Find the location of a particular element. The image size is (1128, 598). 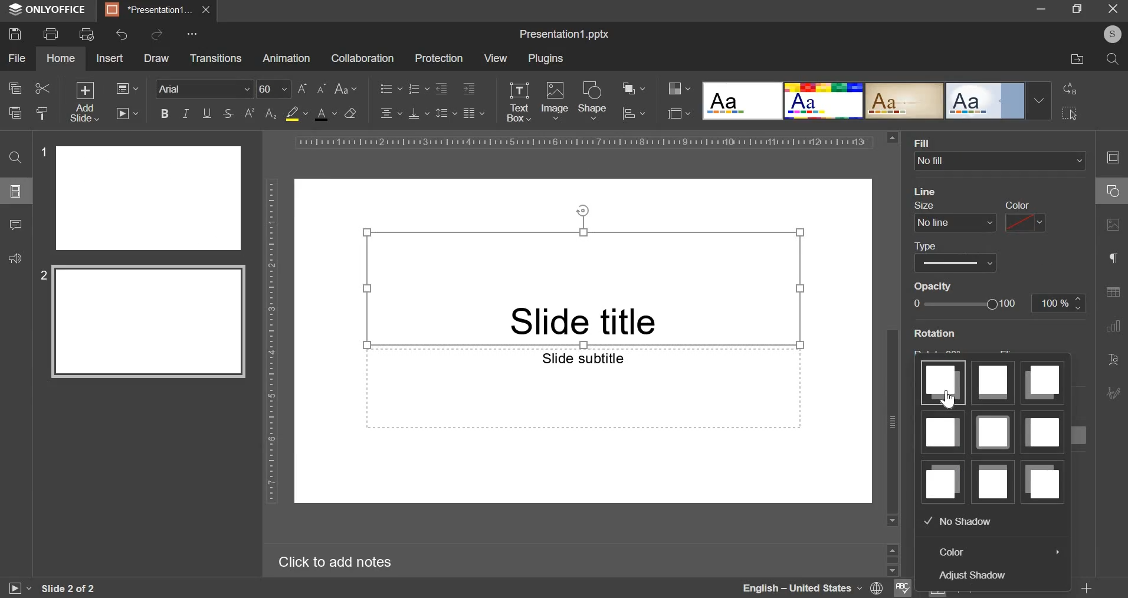

save is located at coordinates (14, 33).